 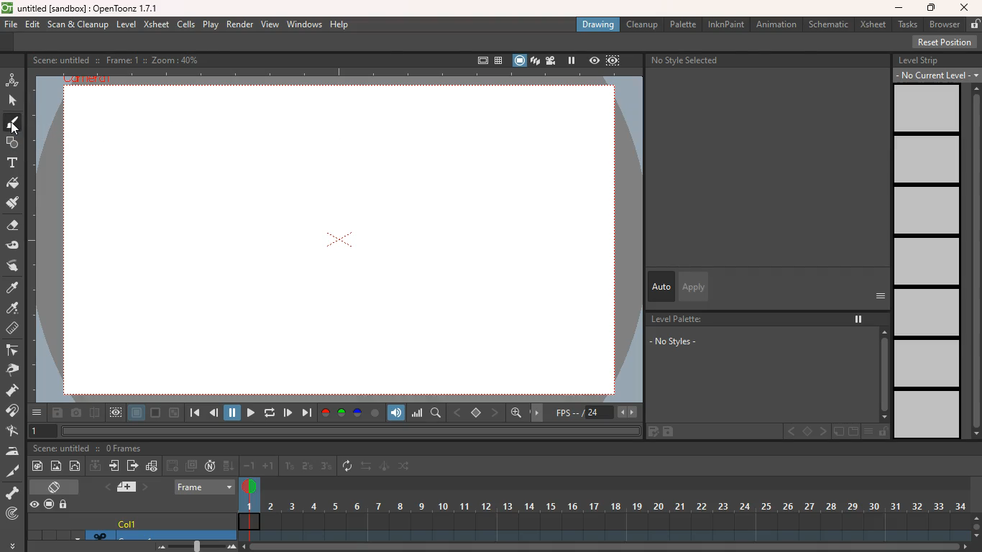 I want to click on help, so click(x=341, y=25).